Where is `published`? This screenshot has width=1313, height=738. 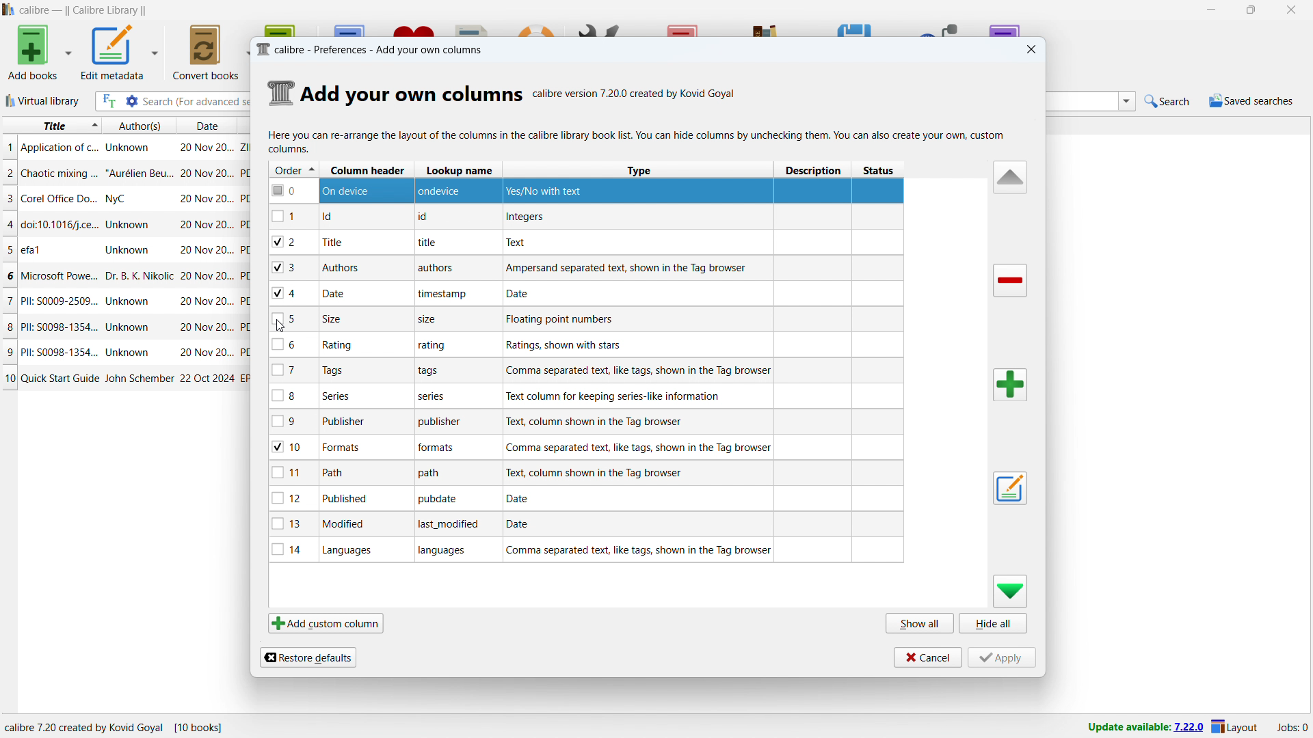 published is located at coordinates (346, 498).